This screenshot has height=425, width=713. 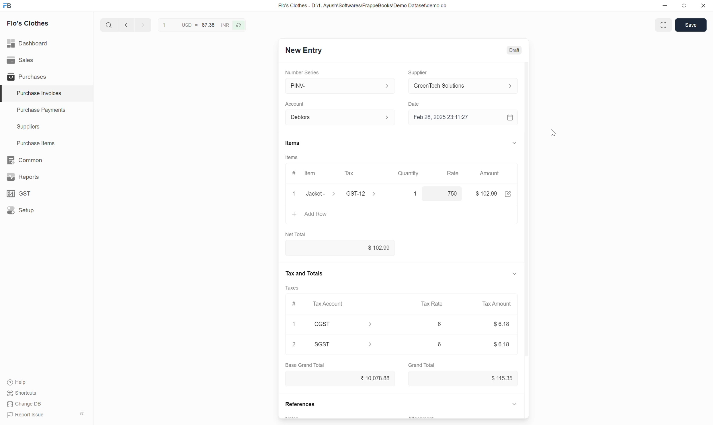 I want to click on Toggle between form and full width, so click(x=664, y=25).